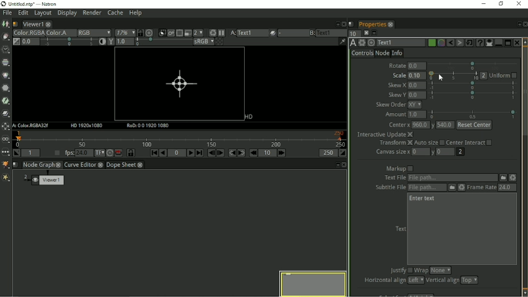 The height and width of the screenshot is (297, 528). Describe the element at coordinates (110, 153) in the screenshot. I see `Turbo mode` at that location.